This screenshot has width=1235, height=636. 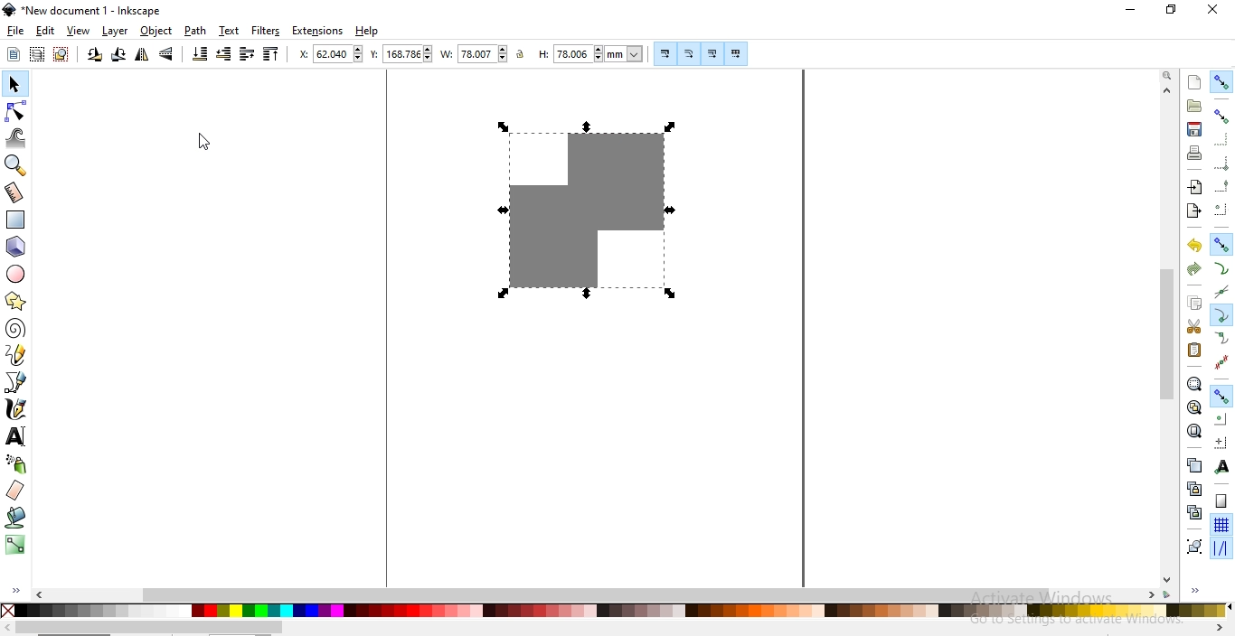 What do you see at coordinates (246, 53) in the screenshot?
I see `raise selection one step` at bounding box center [246, 53].